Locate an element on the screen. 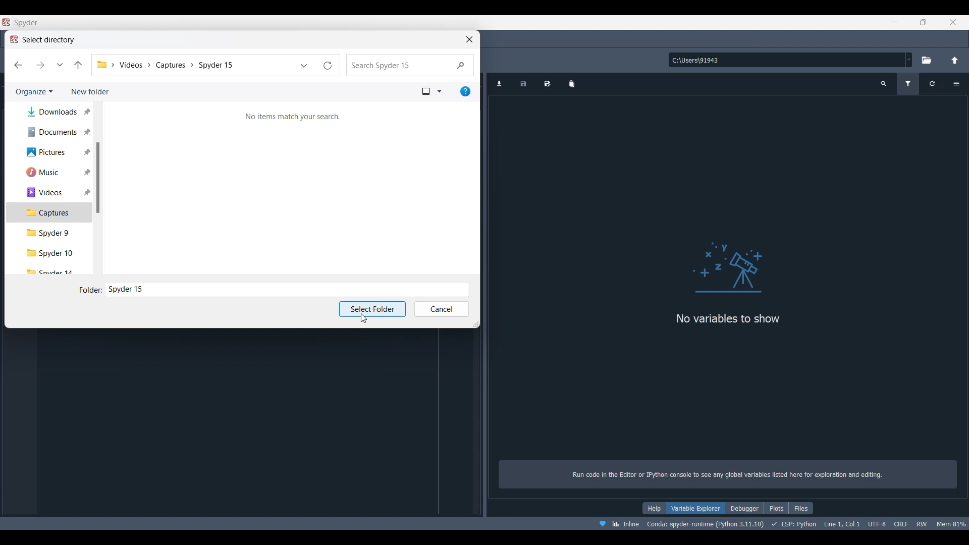  Save data is located at coordinates (524, 84).